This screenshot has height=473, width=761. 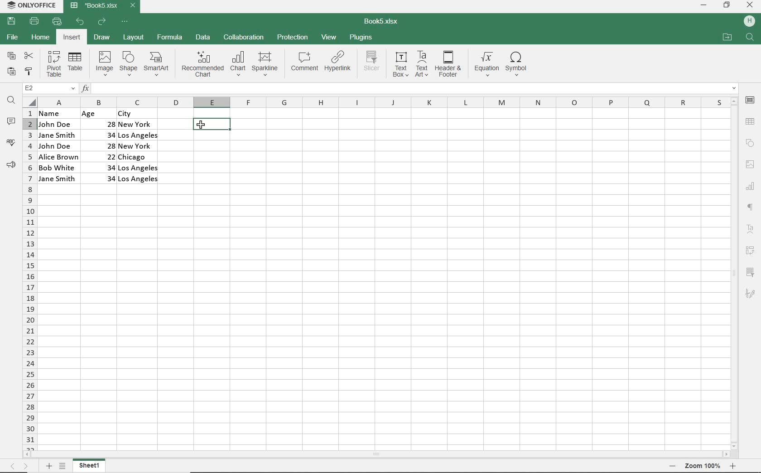 I want to click on MINIMIZE, so click(x=703, y=5).